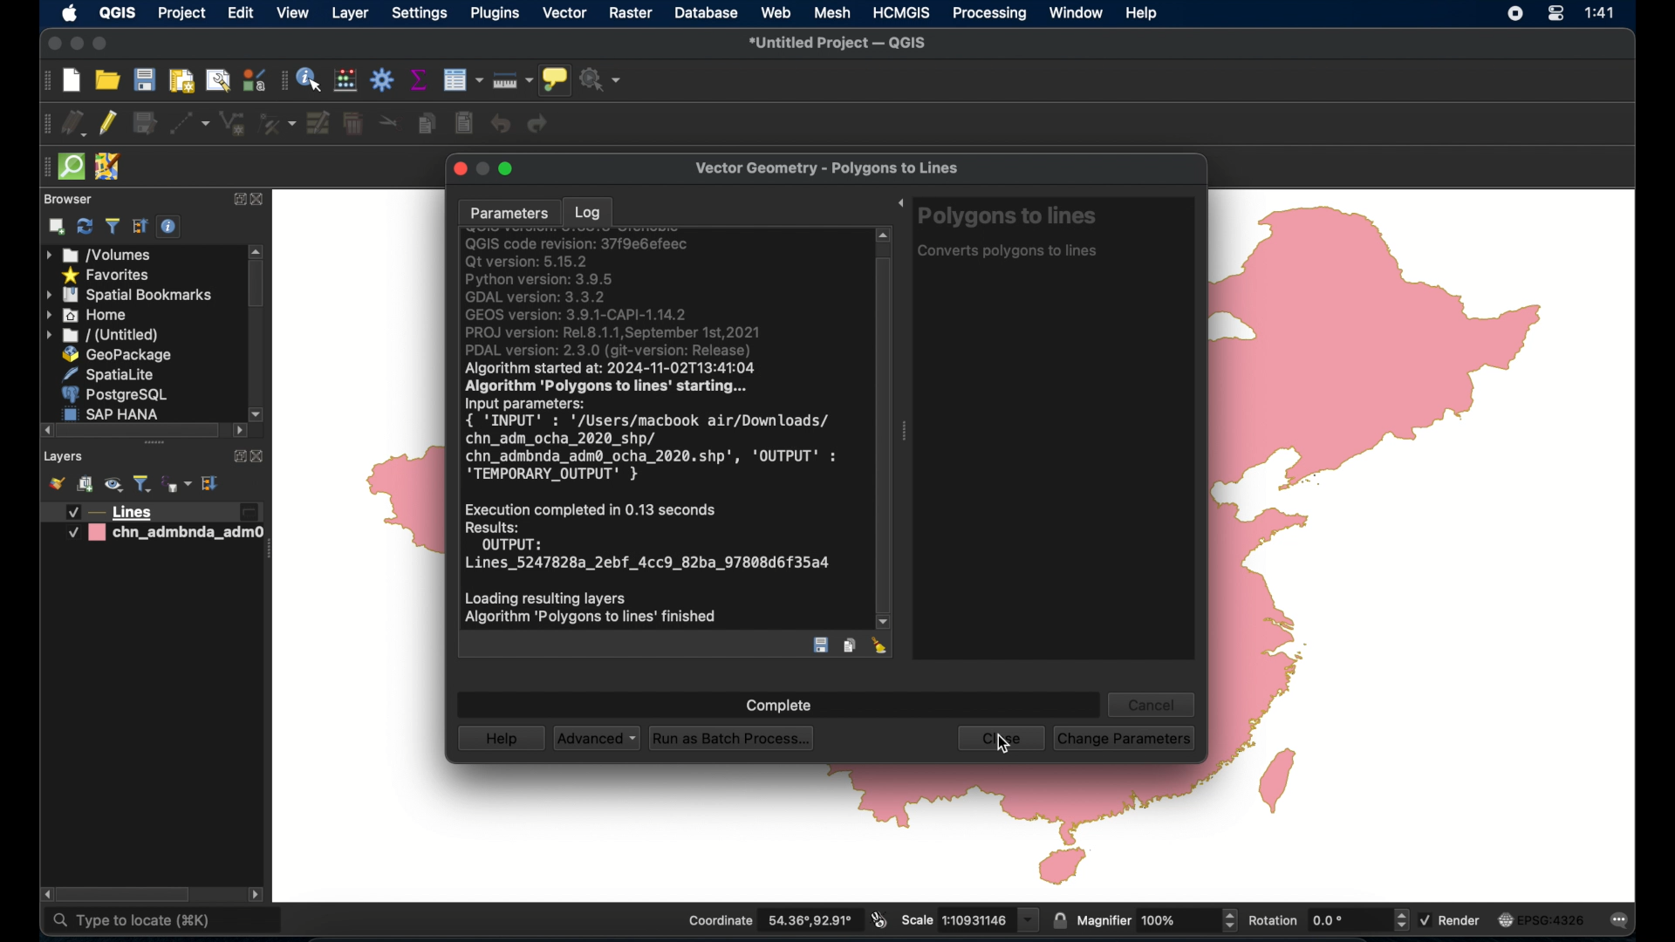  What do you see at coordinates (776, 13) in the screenshot?
I see `web` at bounding box center [776, 13].